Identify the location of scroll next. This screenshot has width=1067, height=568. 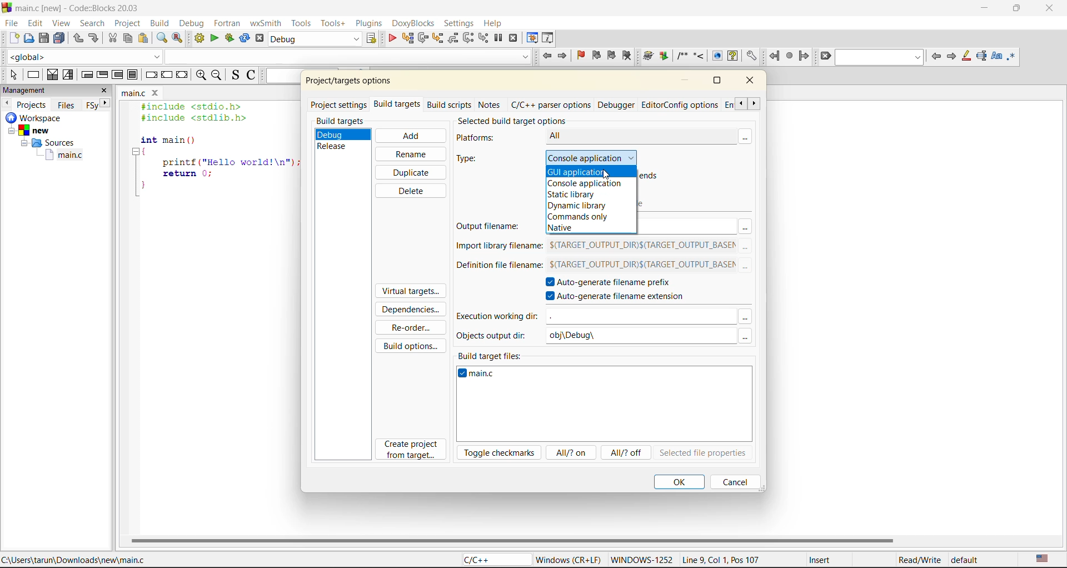
(755, 103).